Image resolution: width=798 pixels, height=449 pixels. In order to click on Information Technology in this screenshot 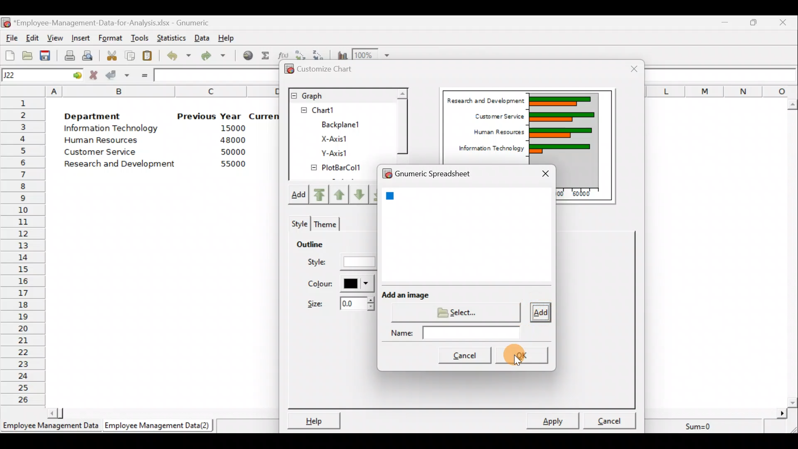, I will do `click(111, 130)`.